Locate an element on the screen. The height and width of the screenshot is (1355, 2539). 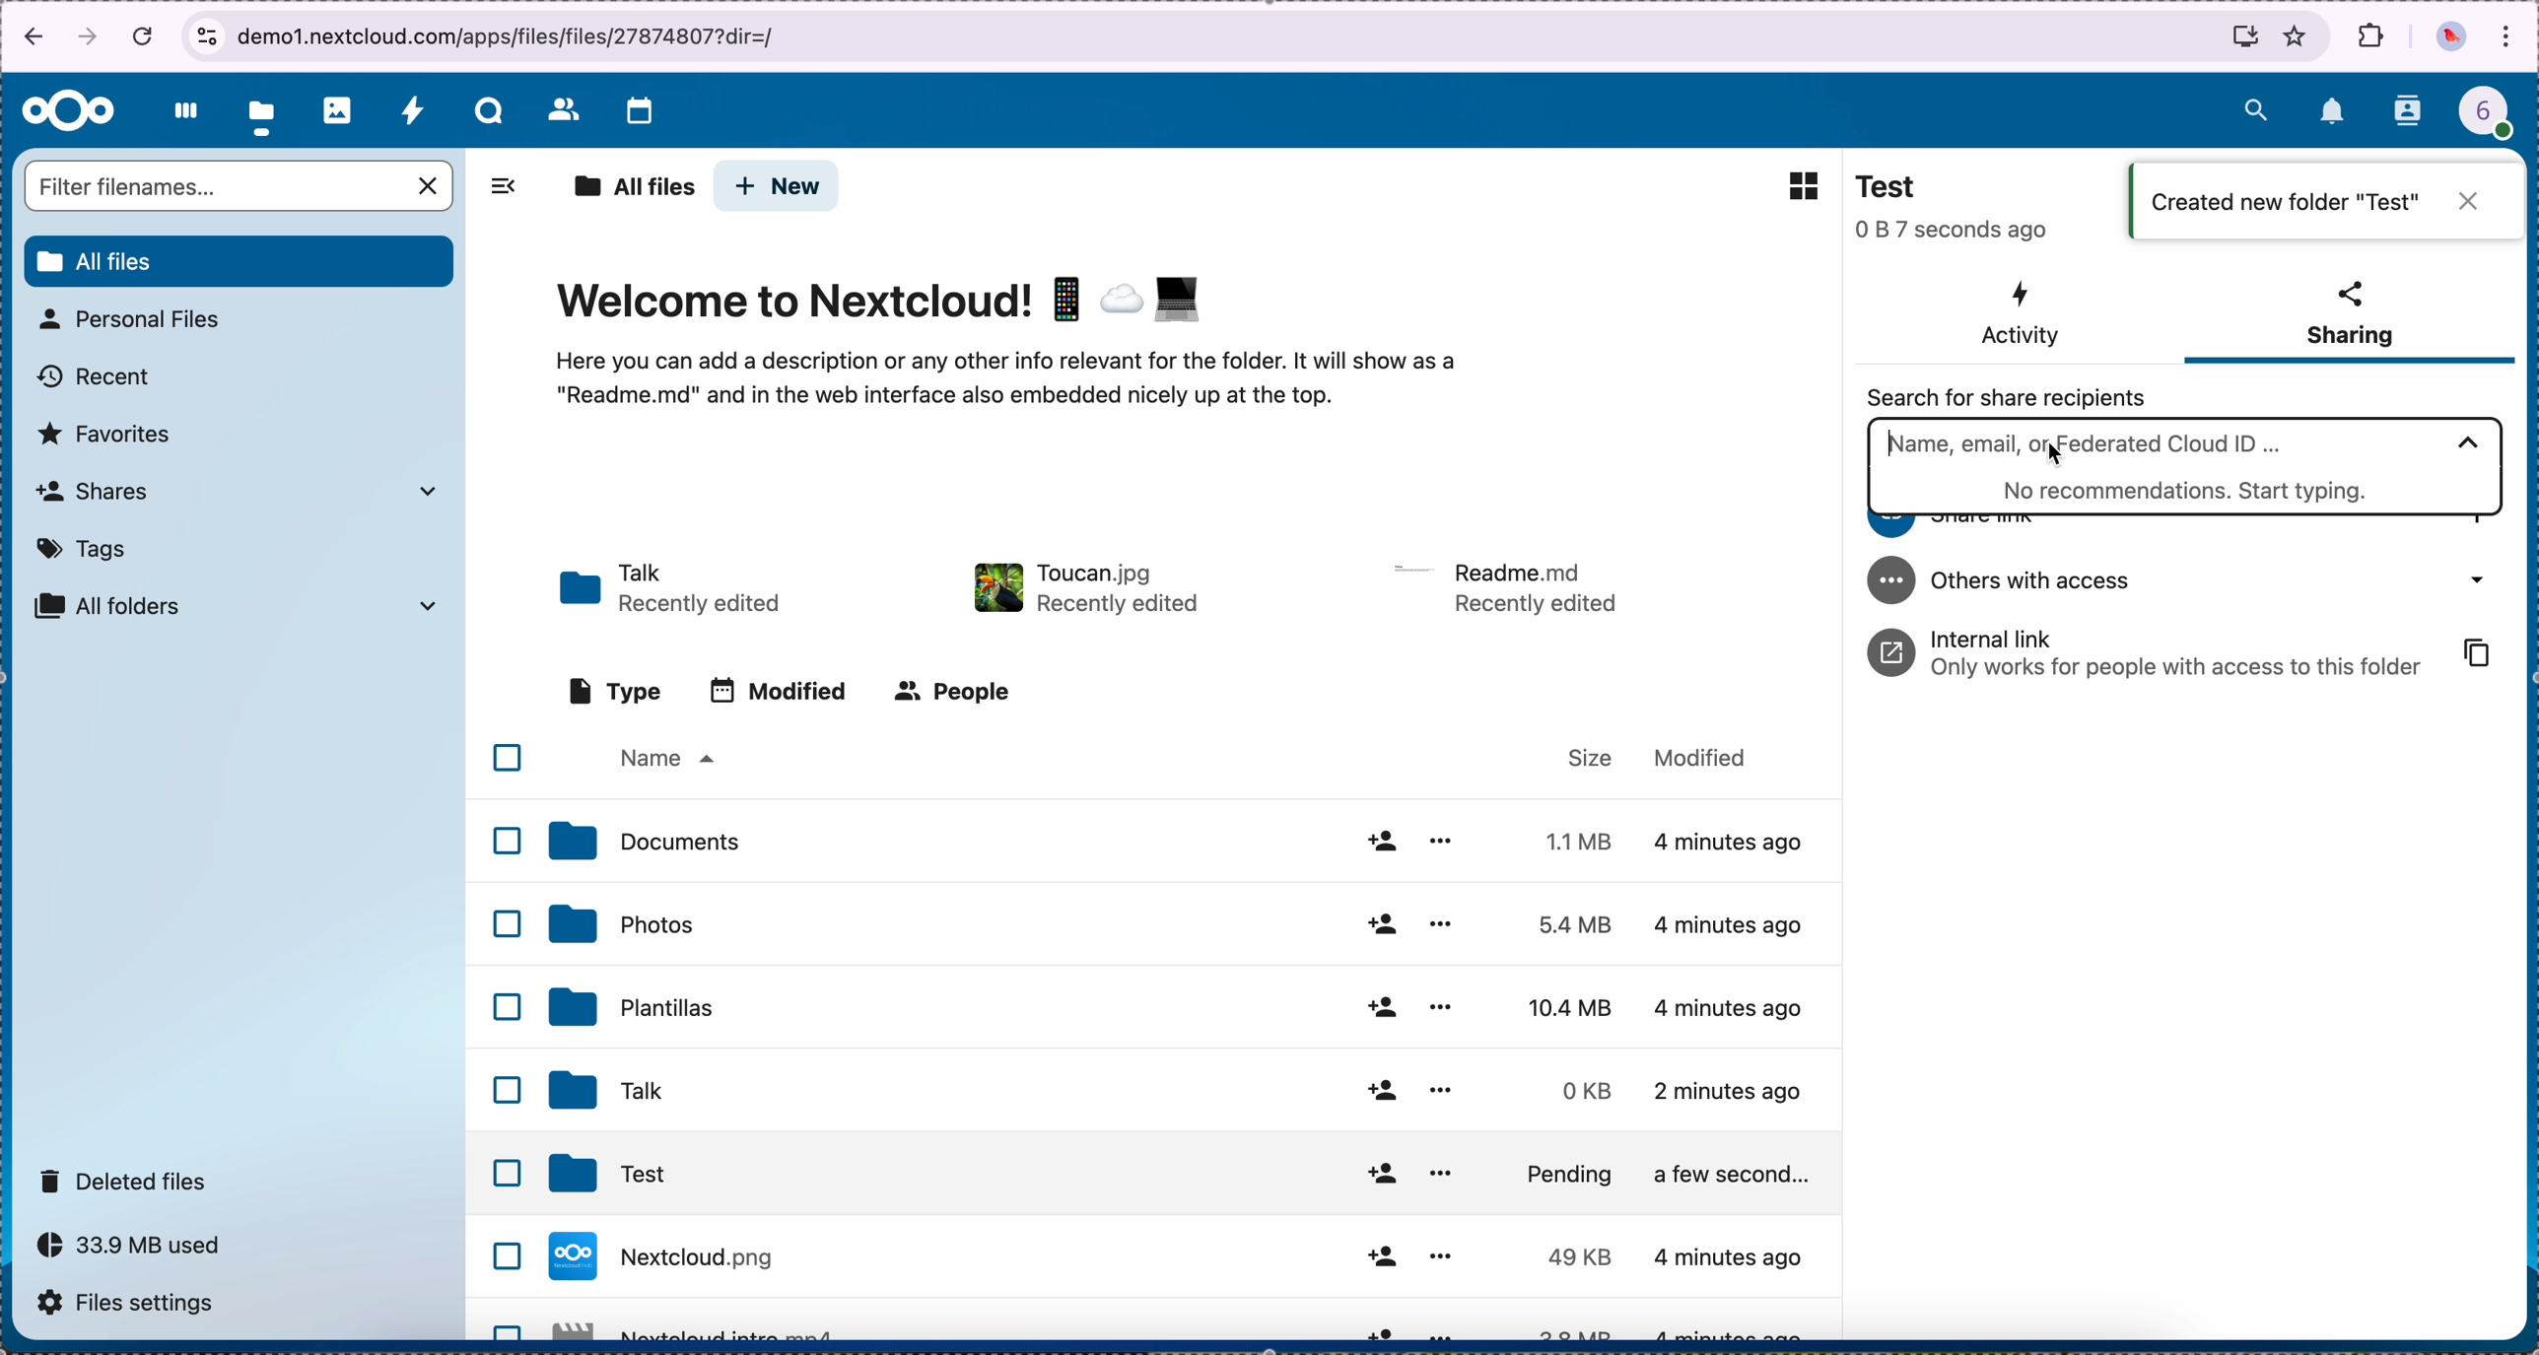
recent is located at coordinates (97, 377).